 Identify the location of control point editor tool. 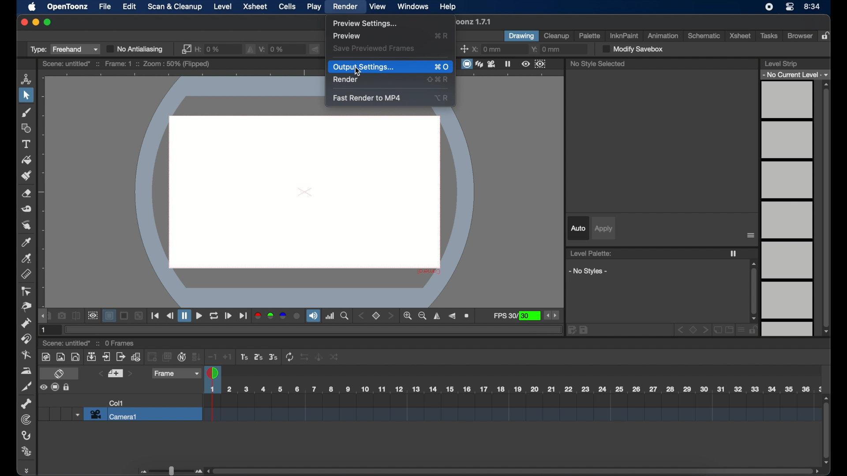
(27, 292).